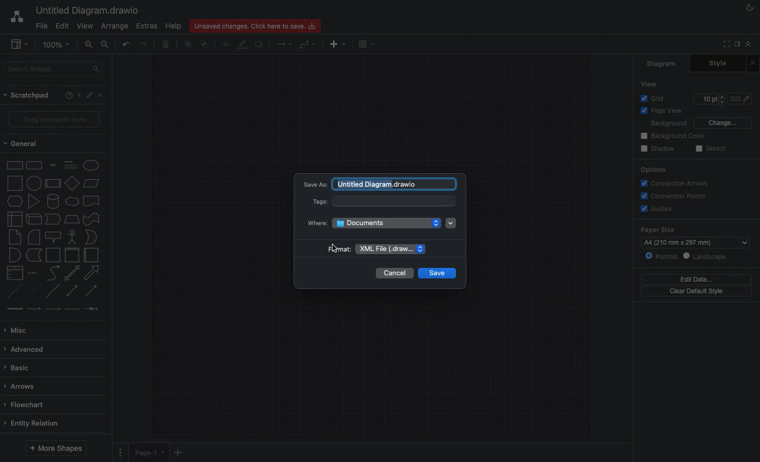  Describe the element at coordinates (244, 45) in the screenshot. I see `Line color` at that location.